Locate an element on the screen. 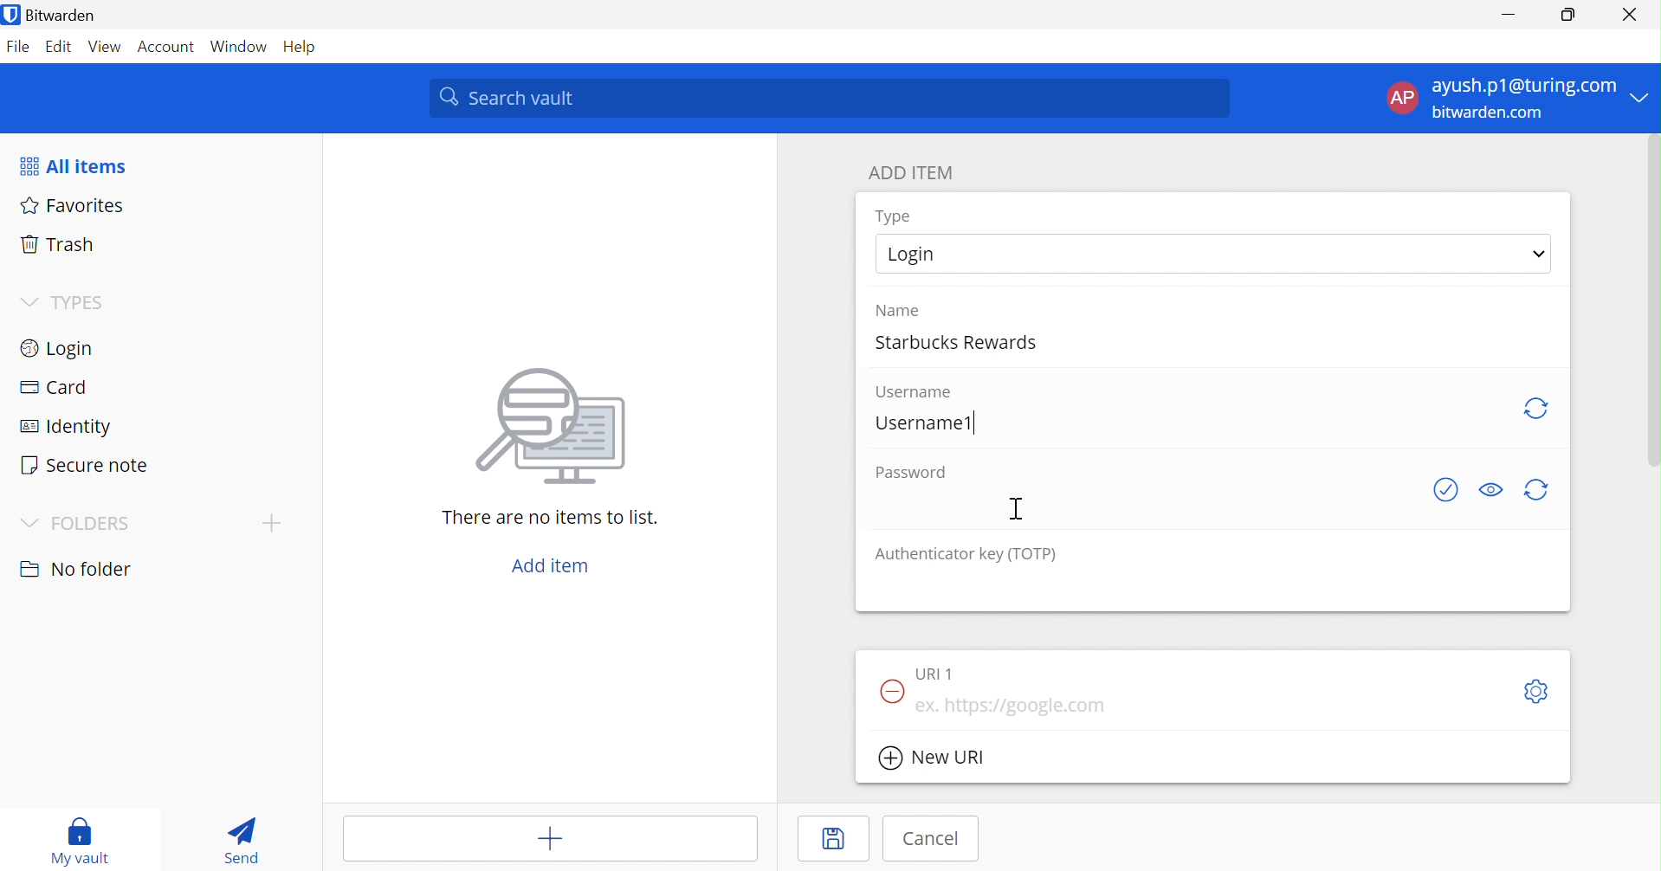 The height and width of the screenshot is (871, 1661). Add item is located at coordinates (520, 838).